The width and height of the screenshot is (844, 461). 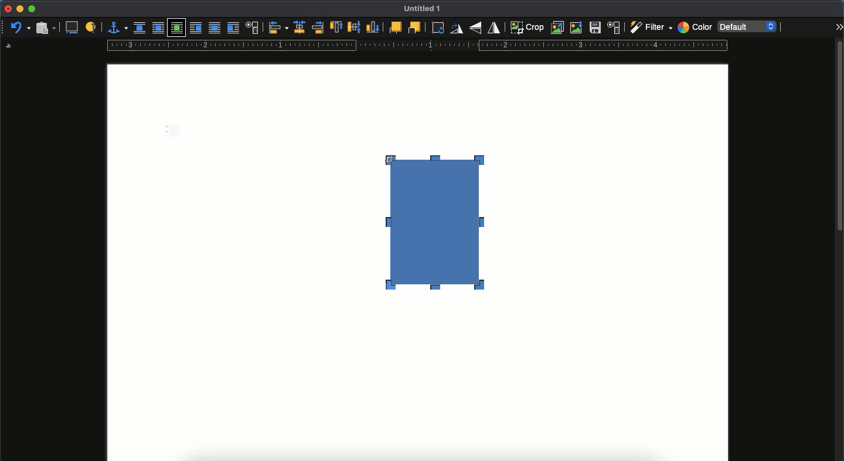 I want to click on page, so click(x=417, y=384).